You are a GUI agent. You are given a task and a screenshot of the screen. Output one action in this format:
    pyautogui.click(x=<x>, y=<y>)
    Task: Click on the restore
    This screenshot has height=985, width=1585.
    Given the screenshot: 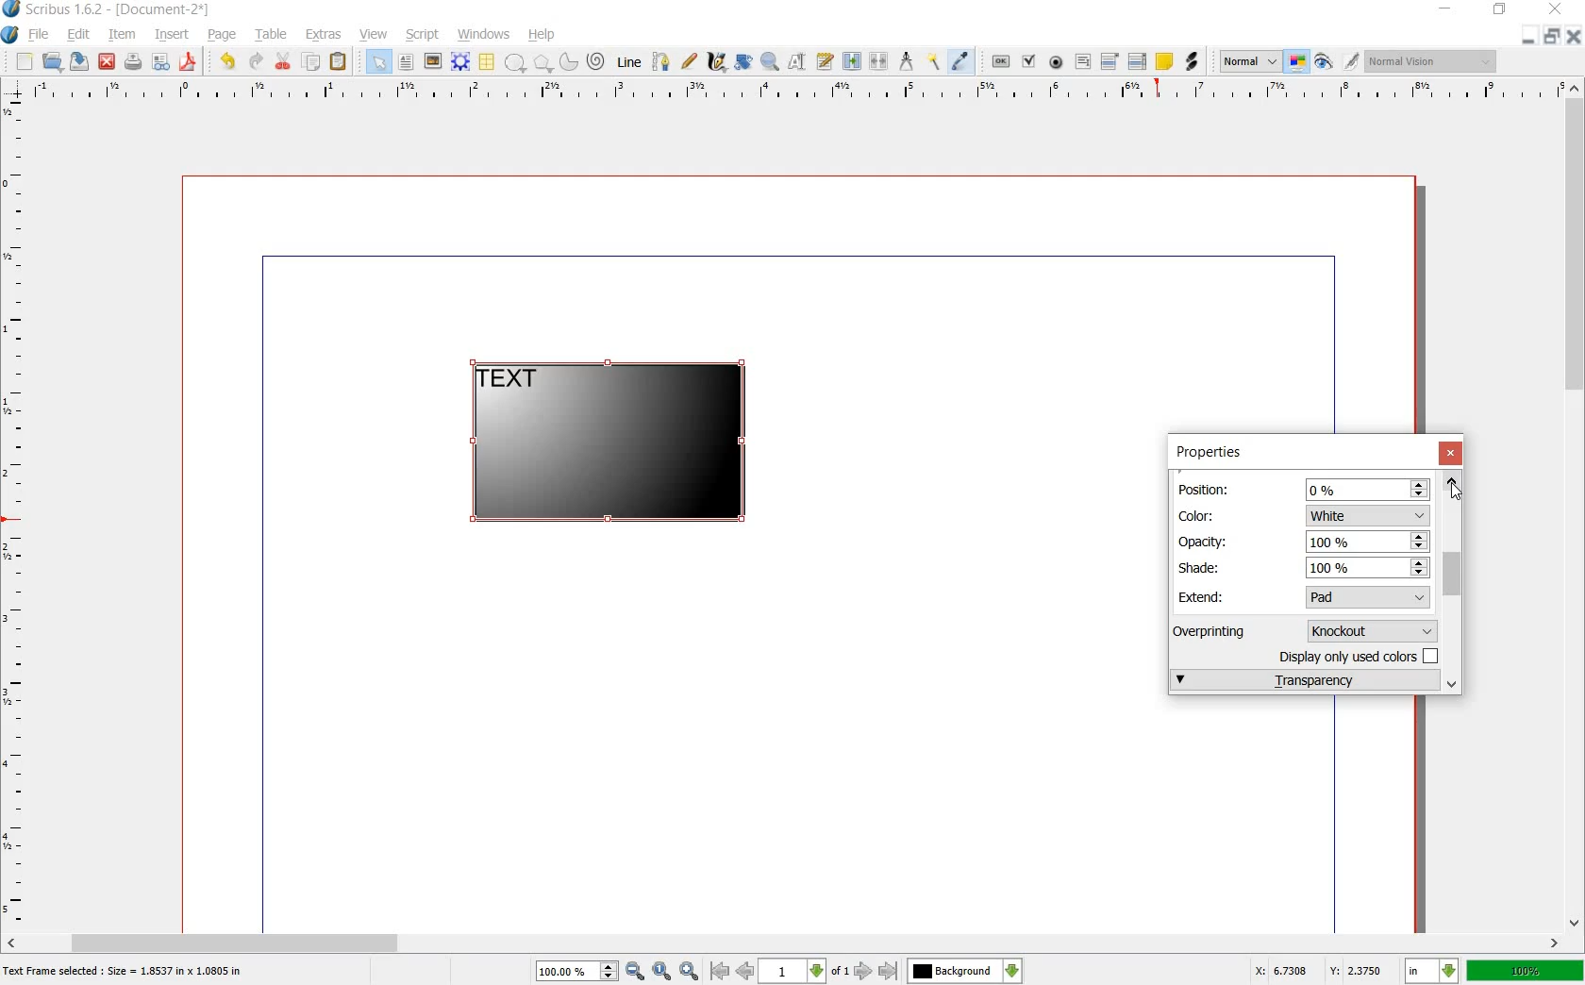 What is the action you would take?
    pyautogui.click(x=1551, y=38)
    